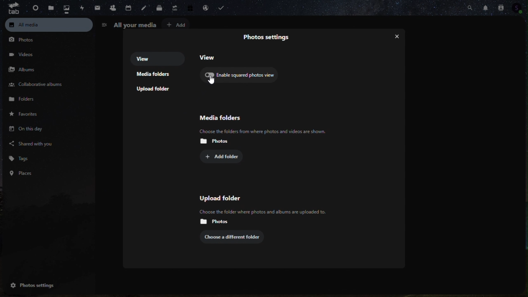  What do you see at coordinates (157, 75) in the screenshot?
I see `Media folders` at bounding box center [157, 75].